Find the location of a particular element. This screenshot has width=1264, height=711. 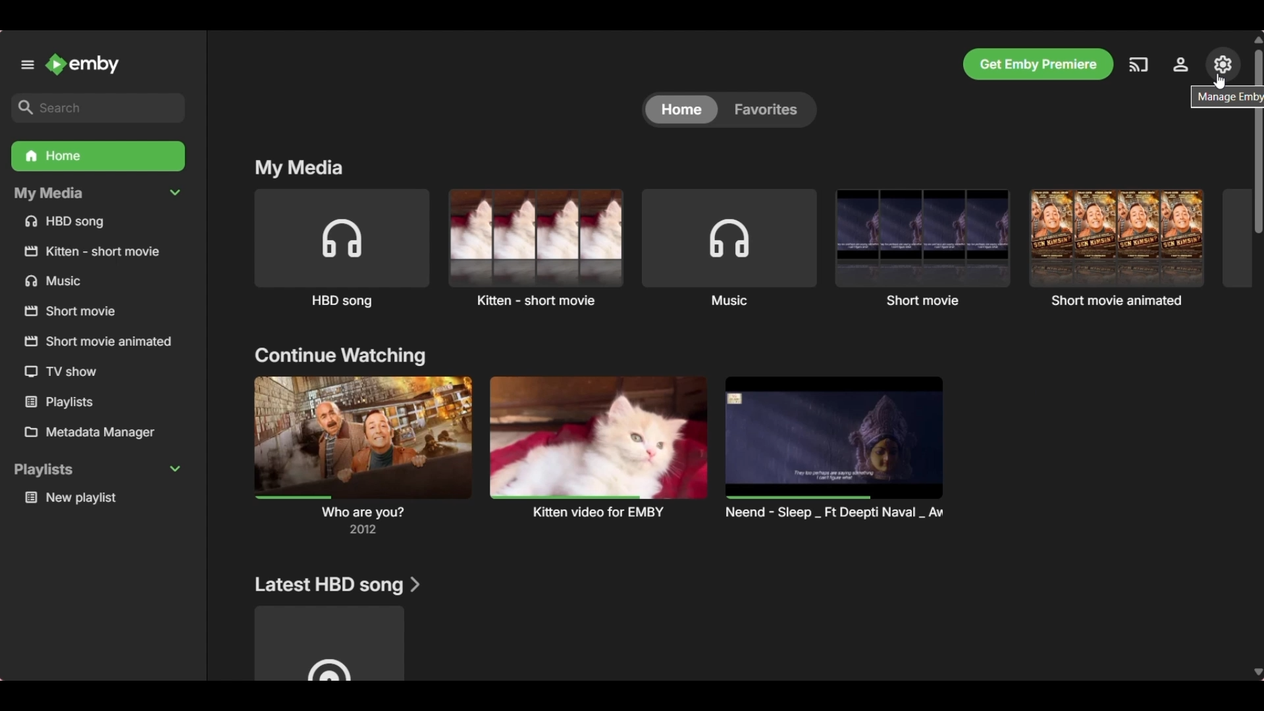

Media under playlists is located at coordinates (103, 497).